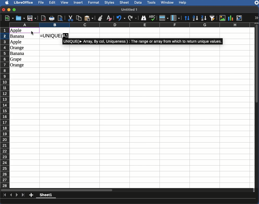  Describe the element at coordinates (175, 18) in the screenshot. I see `Column` at that location.